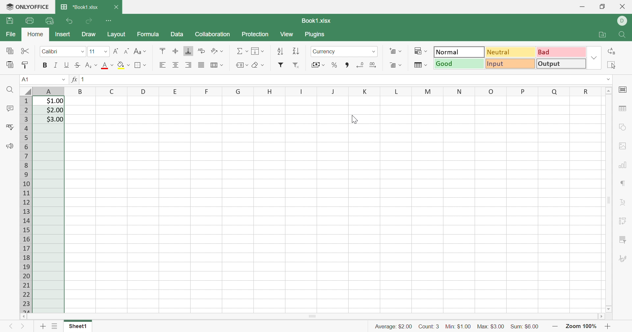  What do you see at coordinates (42, 327) in the screenshot?
I see `Add sheet` at bounding box center [42, 327].